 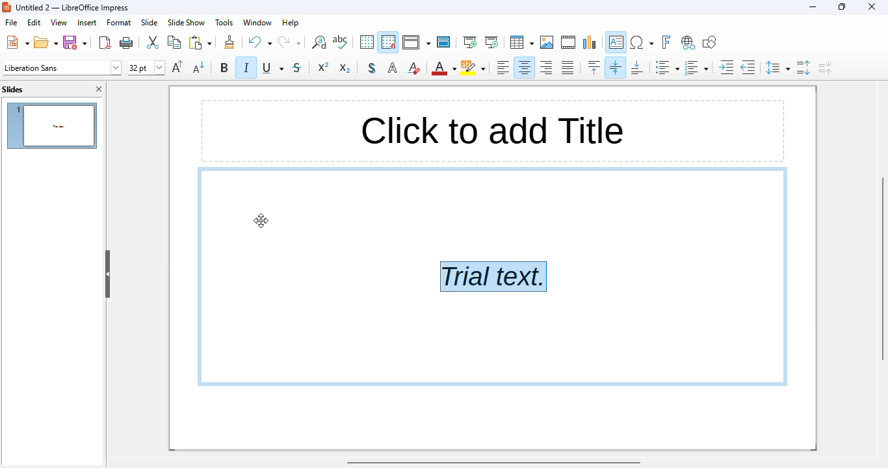 I want to click on view, so click(x=59, y=22).